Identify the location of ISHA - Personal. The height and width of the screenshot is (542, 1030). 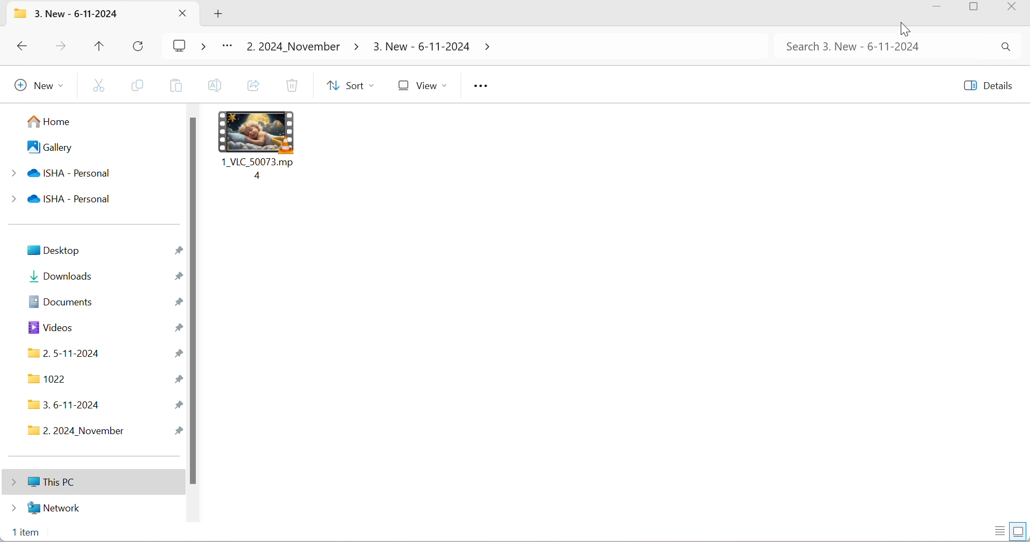
(60, 174).